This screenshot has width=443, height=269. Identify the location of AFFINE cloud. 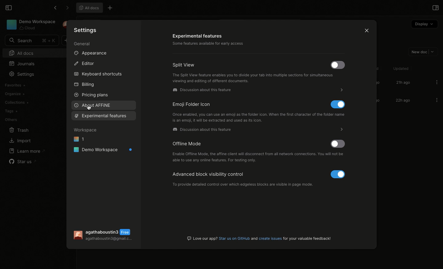
(204, 131).